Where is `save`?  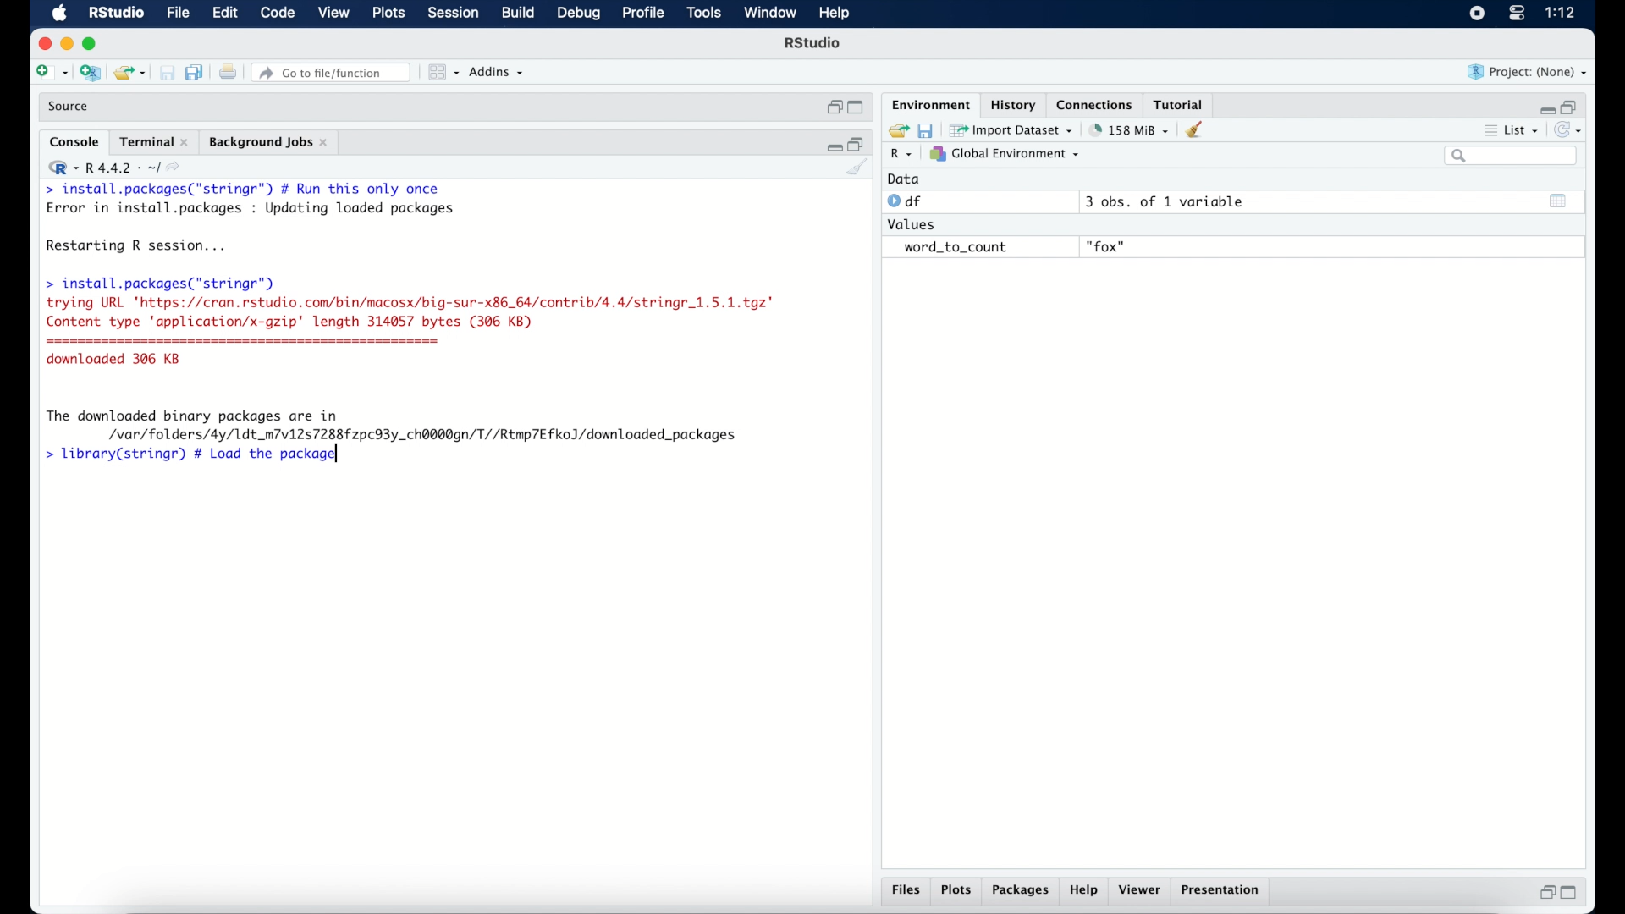
save is located at coordinates (169, 74).